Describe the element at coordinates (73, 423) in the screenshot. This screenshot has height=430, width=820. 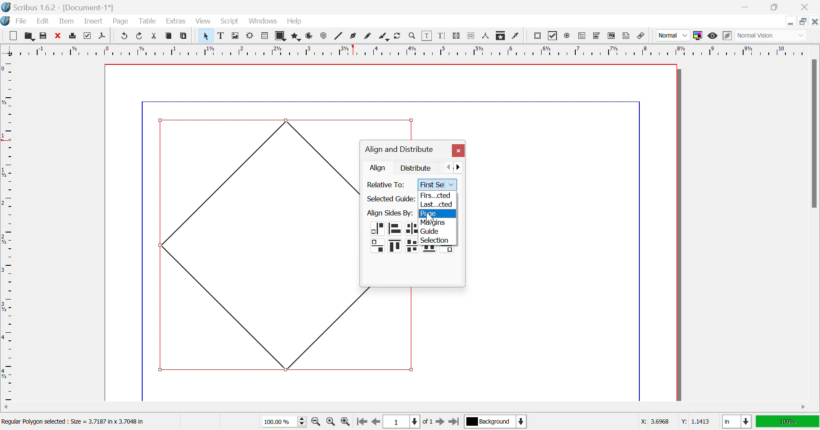
I see `Regular polygon selected: Size = 3.7187 in x 3.7048 in` at that location.